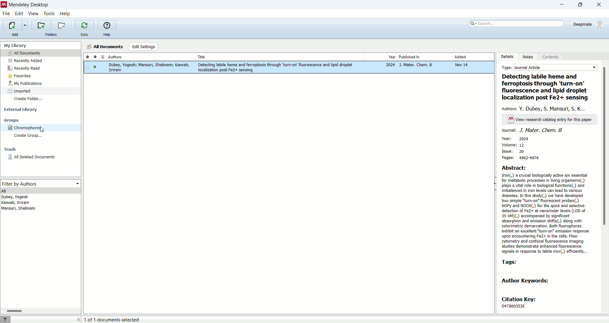 This screenshot has height=323, width=609. I want to click on unsorted, so click(19, 91).